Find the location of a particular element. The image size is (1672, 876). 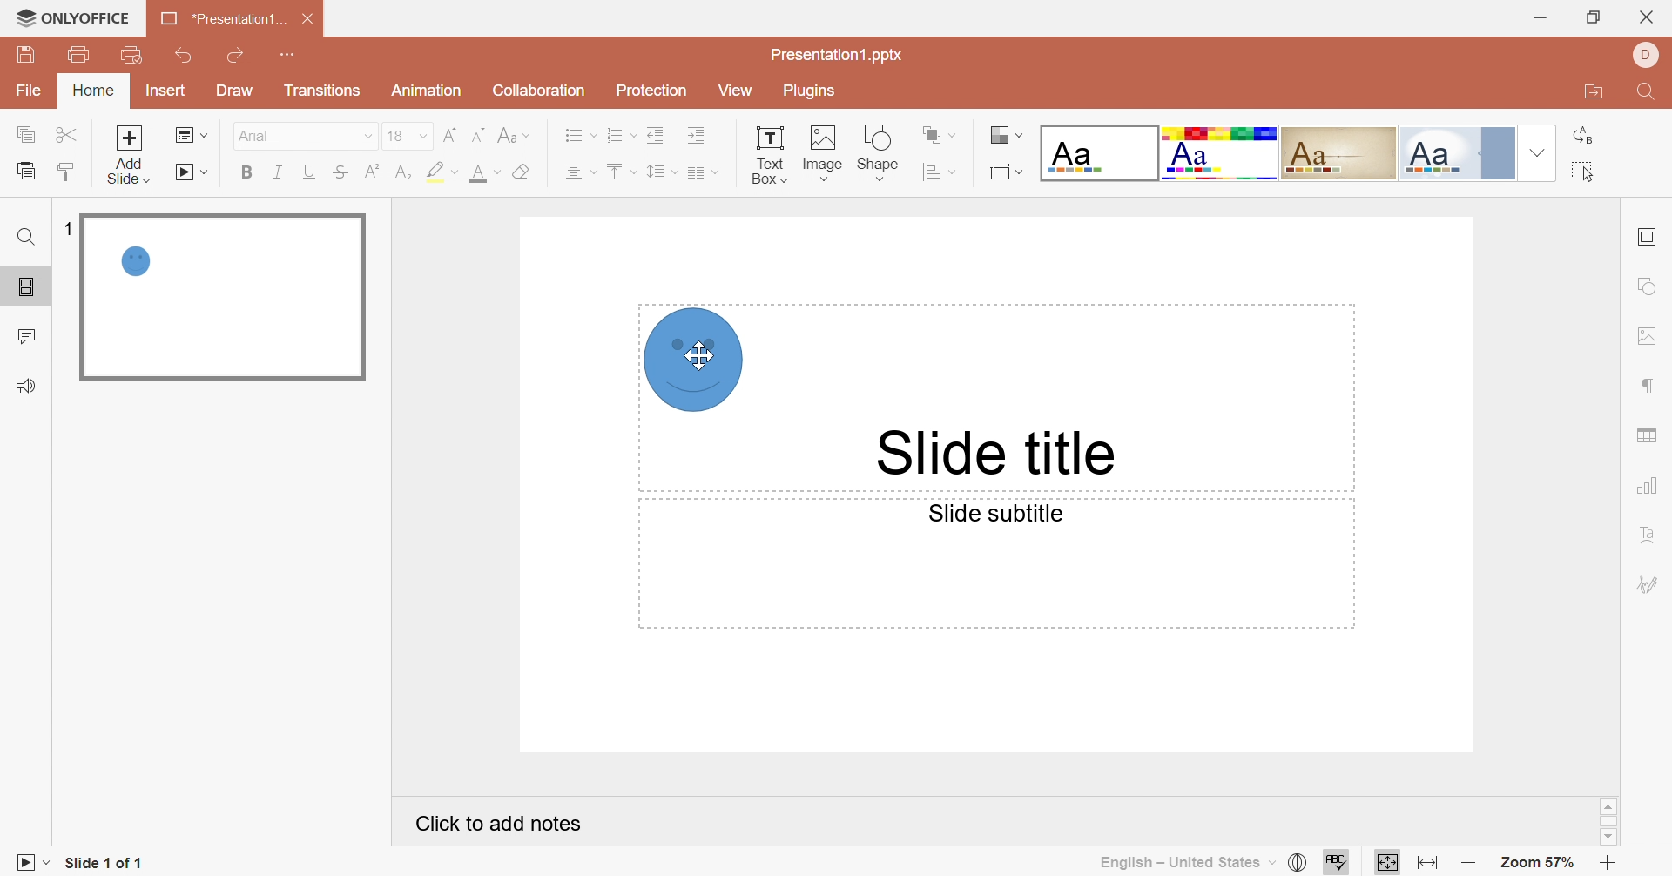

Animation is located at coordinates (425, 95).